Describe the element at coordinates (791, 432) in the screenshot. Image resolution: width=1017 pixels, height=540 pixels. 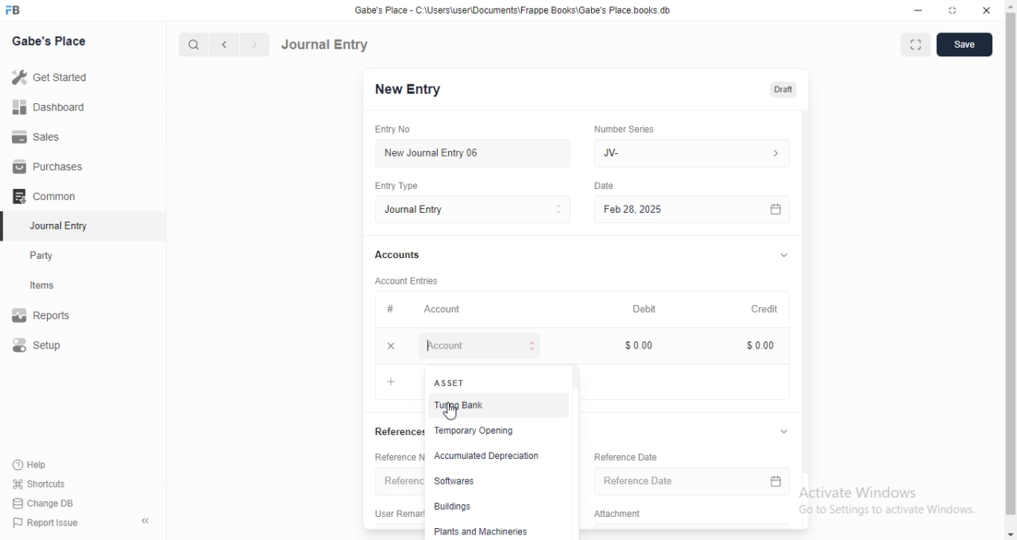
I see `collapse` at that location.